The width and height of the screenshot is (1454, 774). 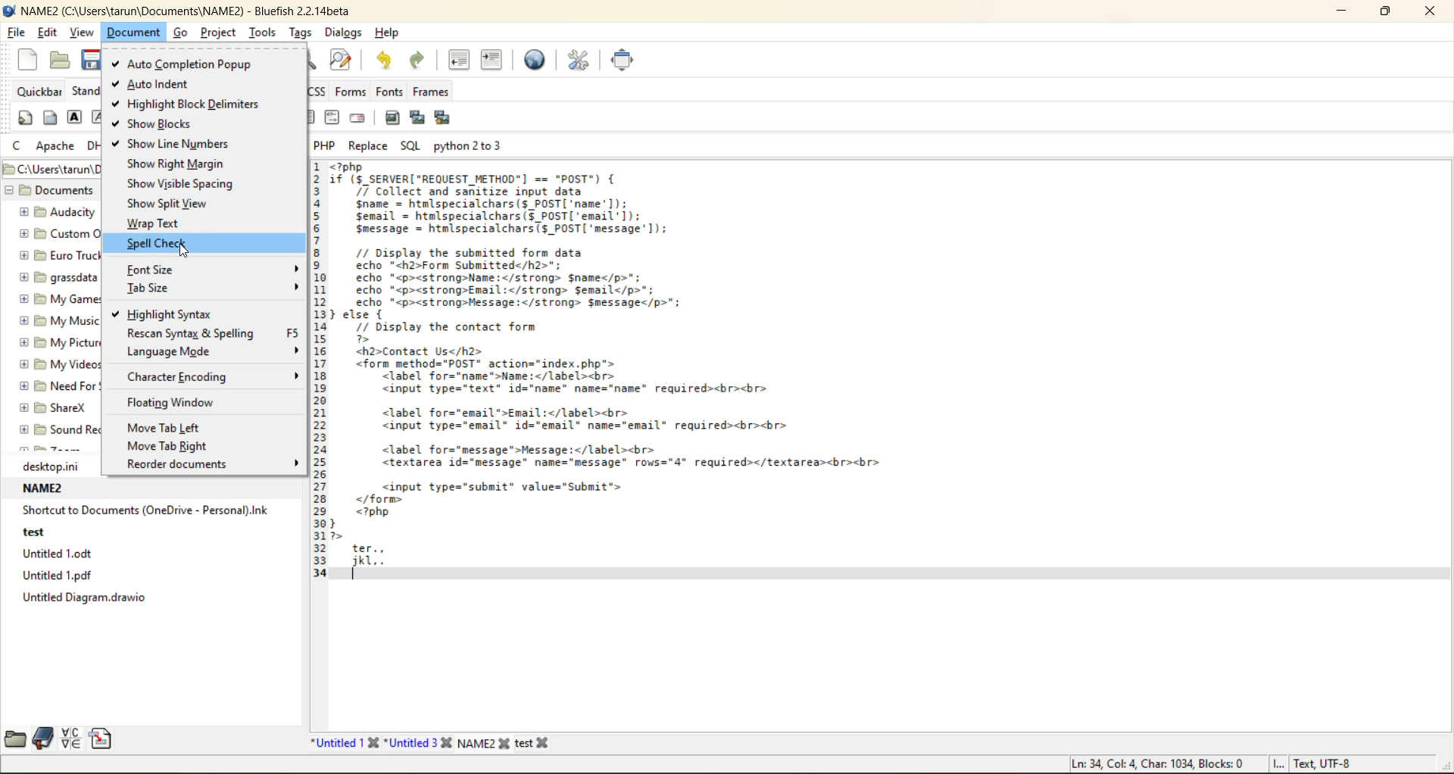 I want to click on folder, so click(x=50, y=468).